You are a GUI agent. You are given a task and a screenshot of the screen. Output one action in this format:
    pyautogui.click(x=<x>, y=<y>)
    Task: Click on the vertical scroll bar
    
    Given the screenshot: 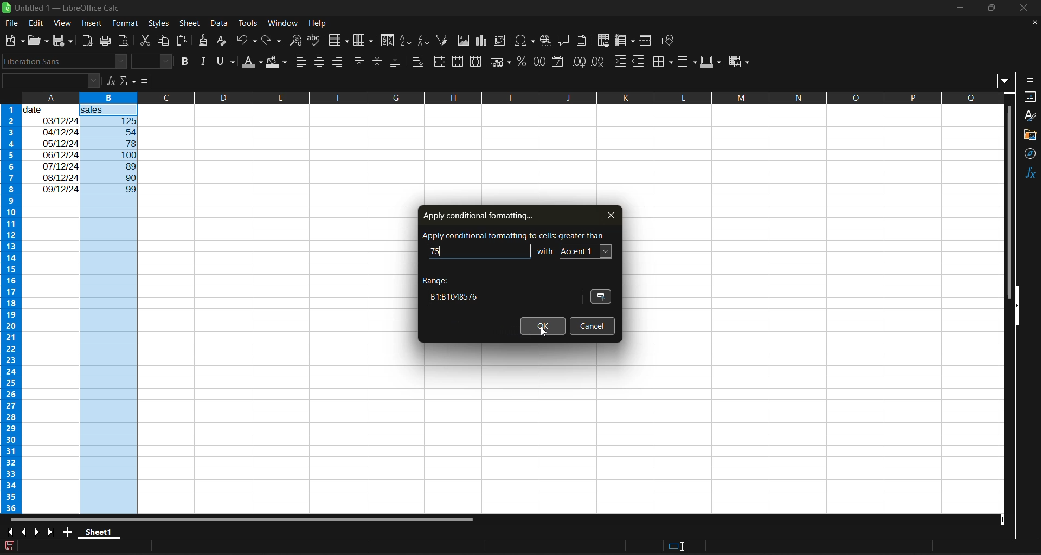 What is the action you would take?
    pyautogui.click(x=1009, y=191)
    